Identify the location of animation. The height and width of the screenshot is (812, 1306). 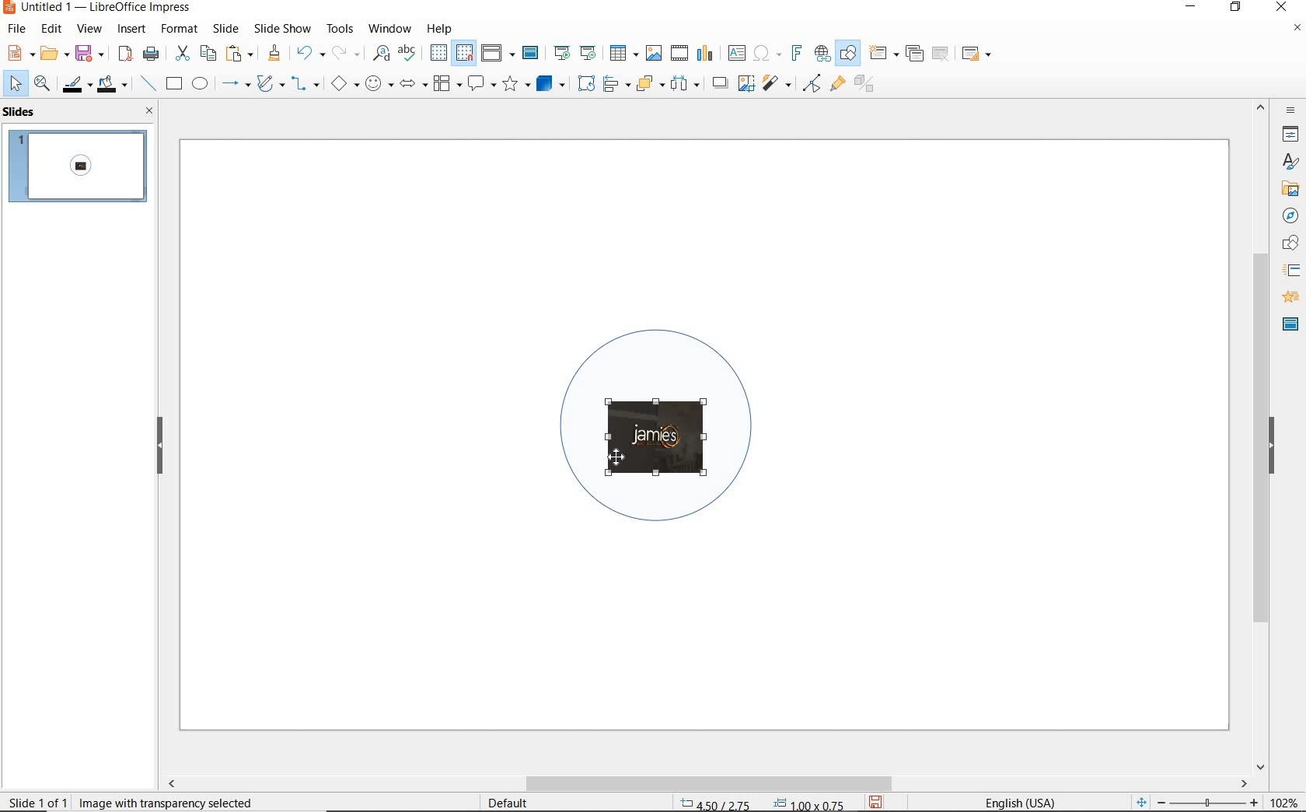
(1288, 298).